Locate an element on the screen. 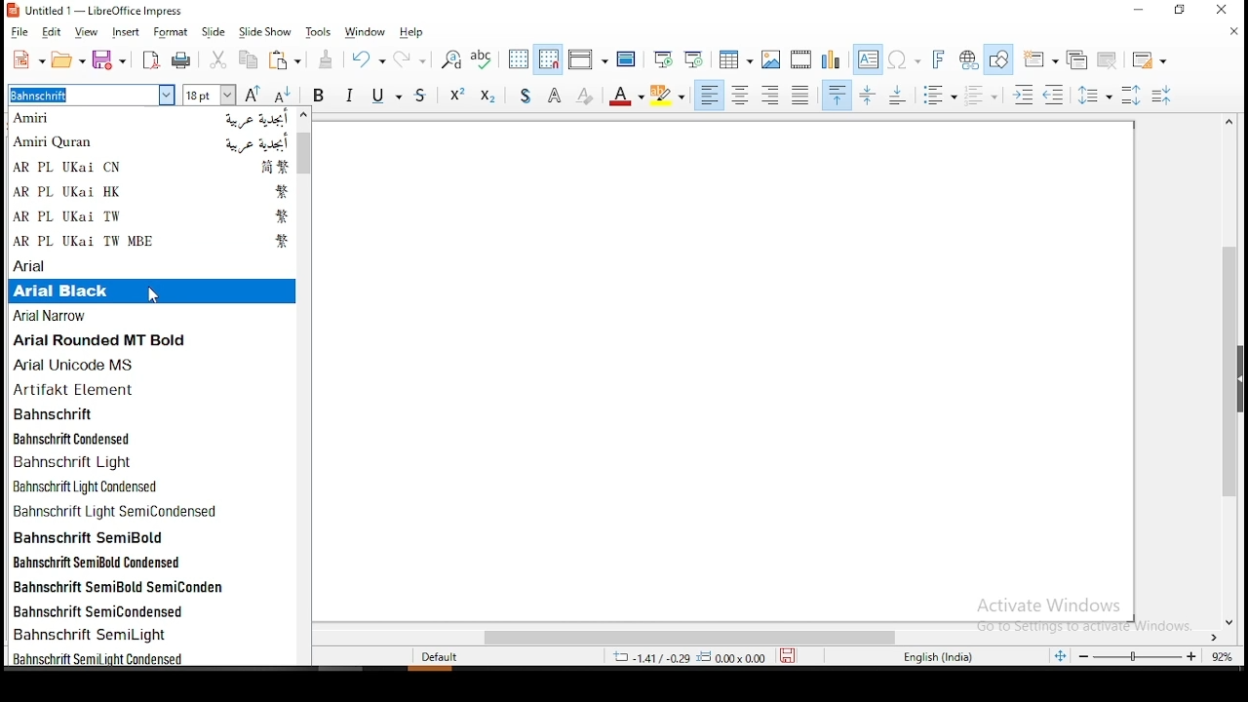 The image size is (1248, 702). bahnschrift light semicondensed is located at coordinates (153, 510).